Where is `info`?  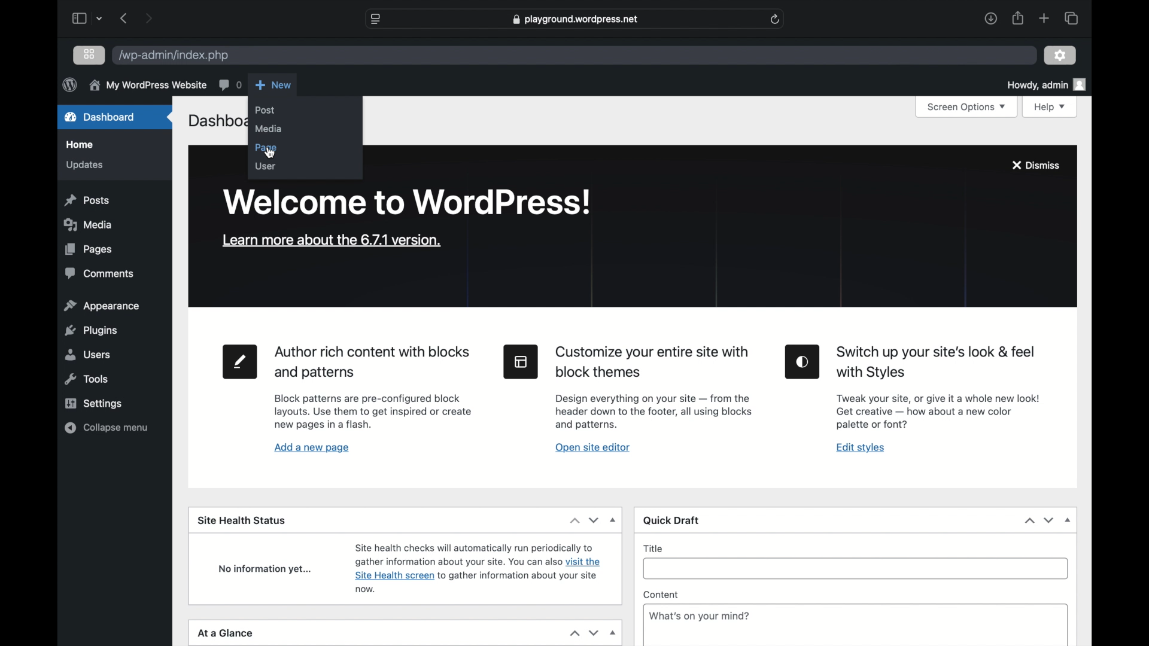 info is located at coordinates (699, 616).